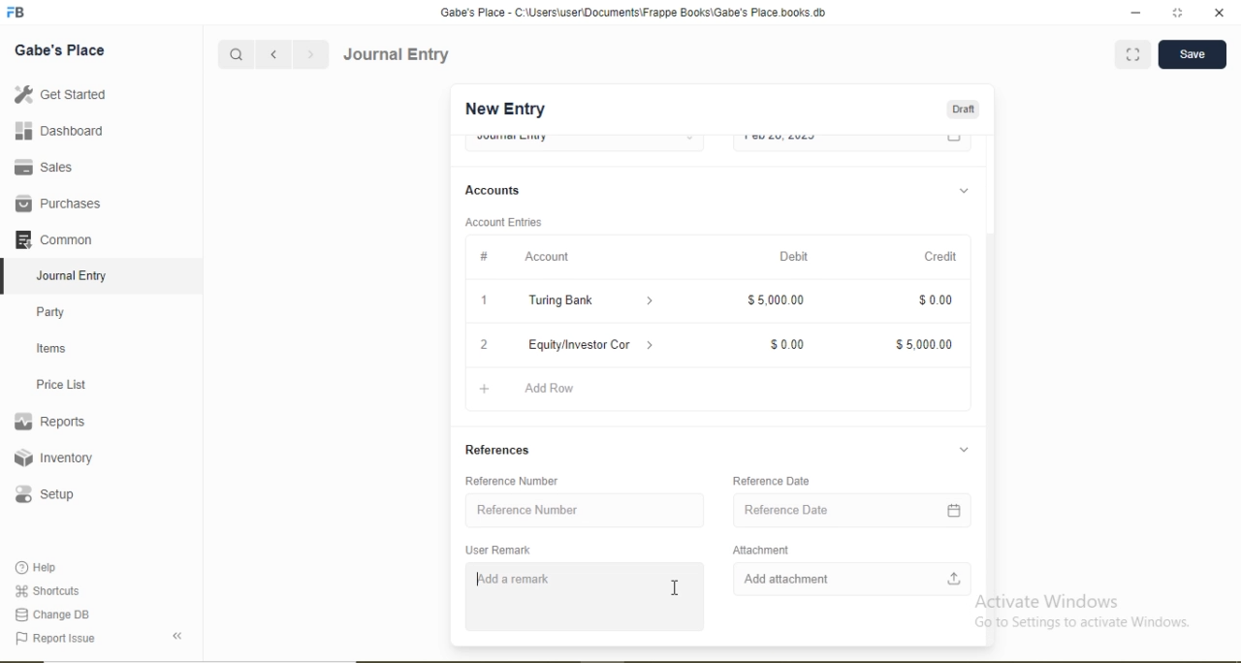  I want to click on Forward, so click(311, 54).